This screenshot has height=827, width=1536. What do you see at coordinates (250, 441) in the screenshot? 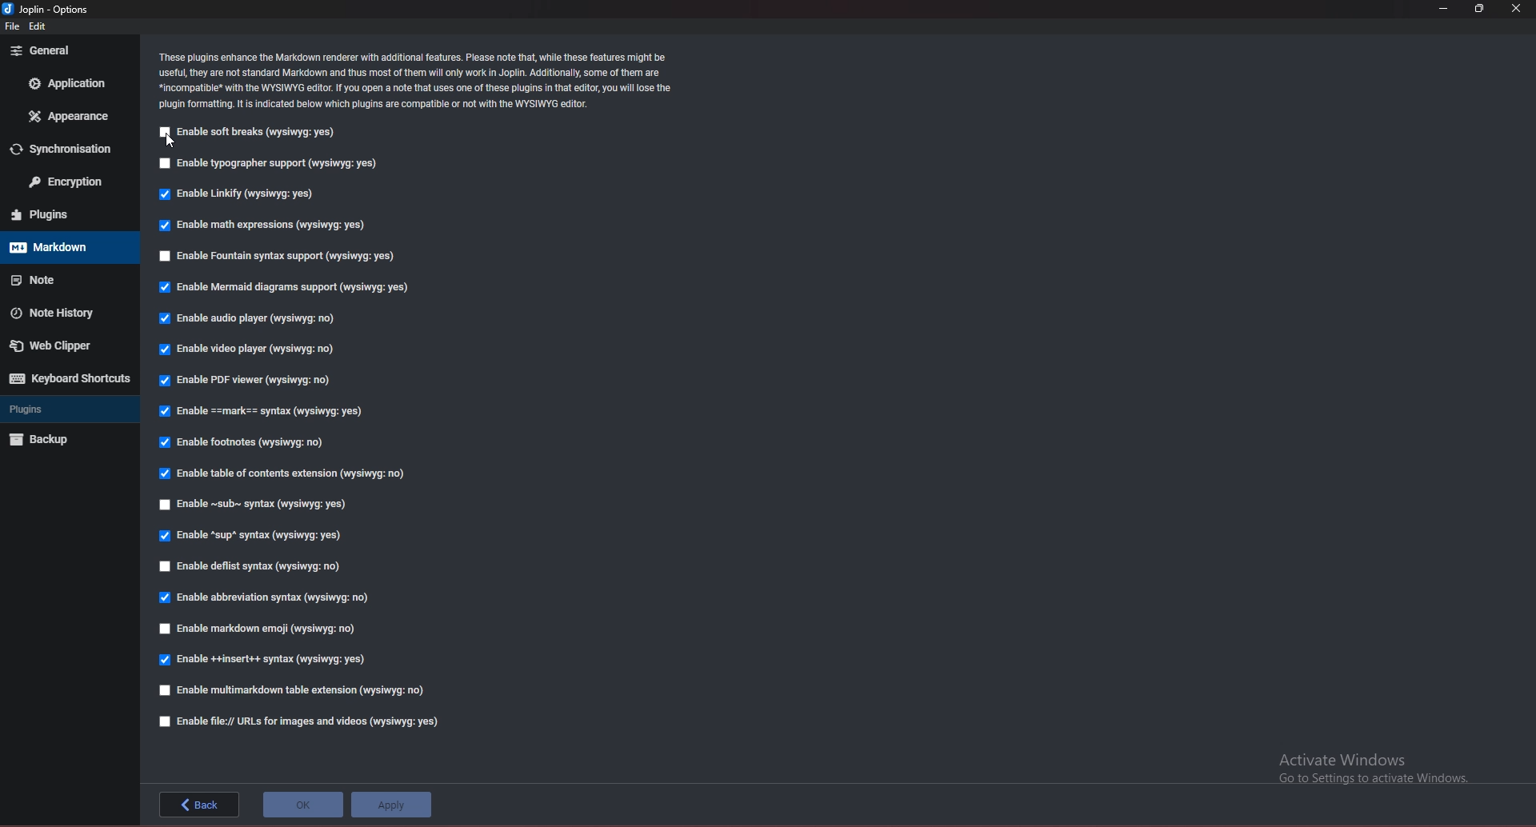
I see `enable footnotes` at bounding box center [250, 441].